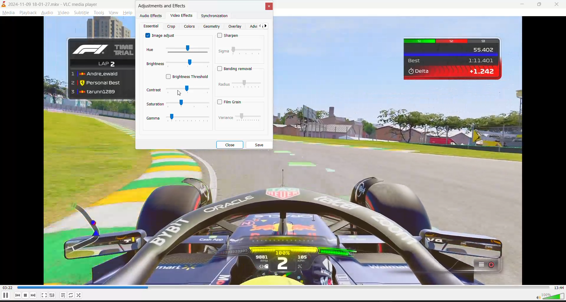 This screenshot has height=302, width=566. What do you see at coordinates (188, 64) in the screenshot?
I see `brightness slider` at bounding box center [188, 64].